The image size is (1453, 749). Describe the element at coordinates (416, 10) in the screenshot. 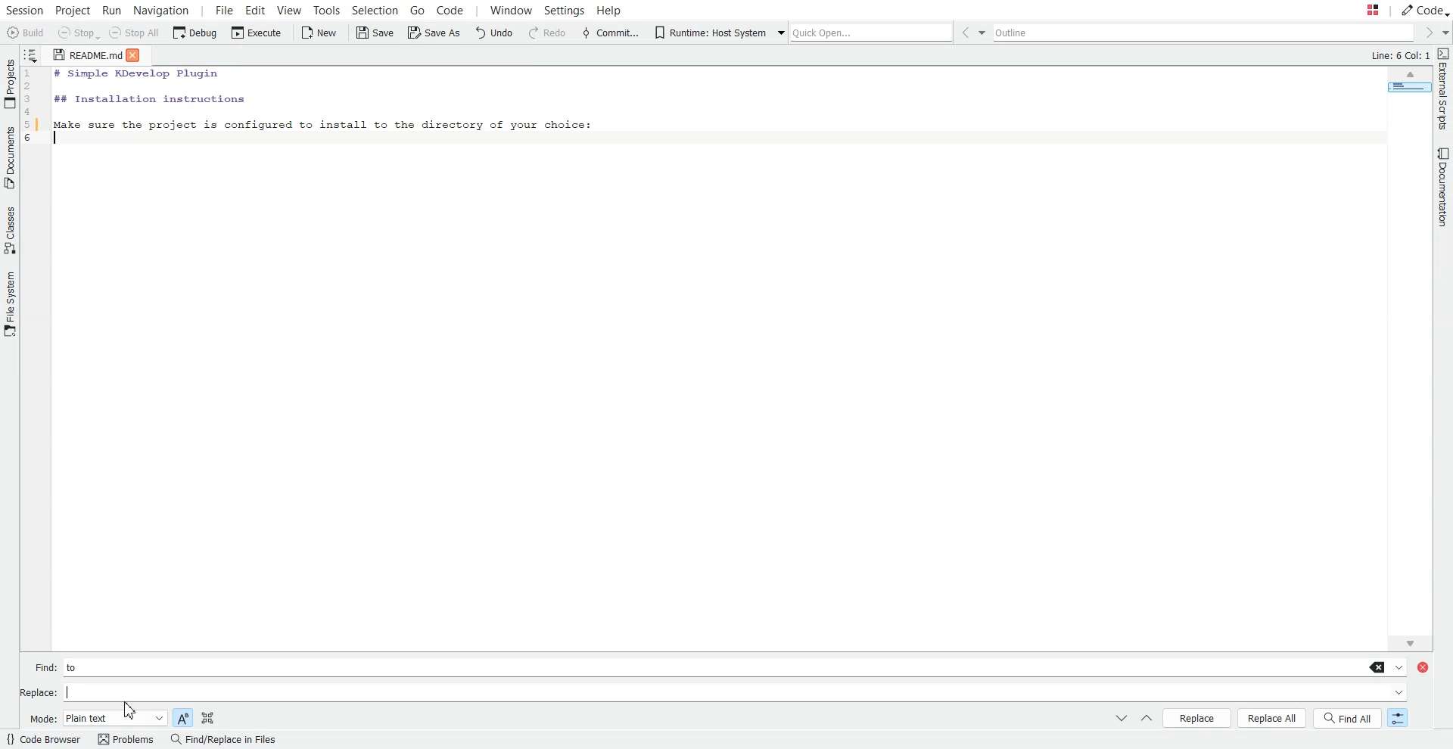

I see `Go` at that location.